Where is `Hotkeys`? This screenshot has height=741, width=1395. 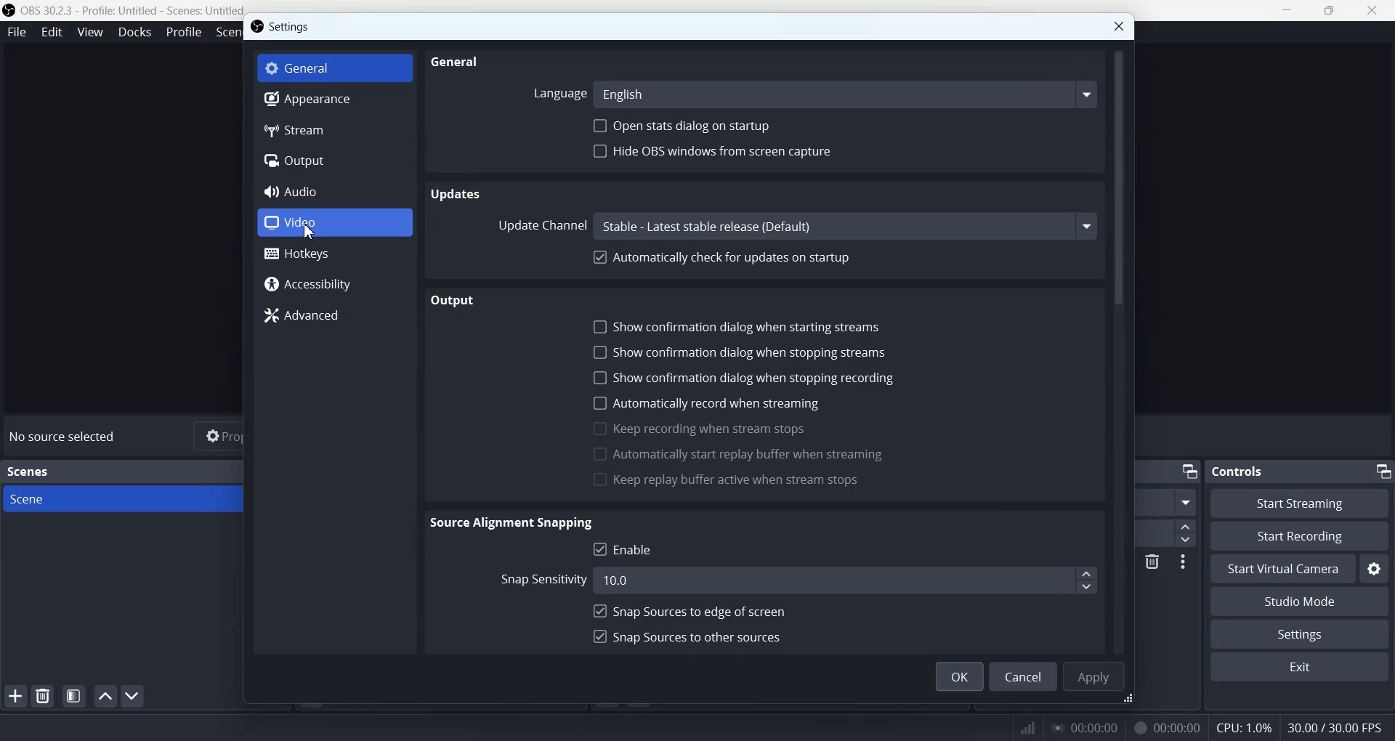
Hotkeys is located at coordinates (335, 254).